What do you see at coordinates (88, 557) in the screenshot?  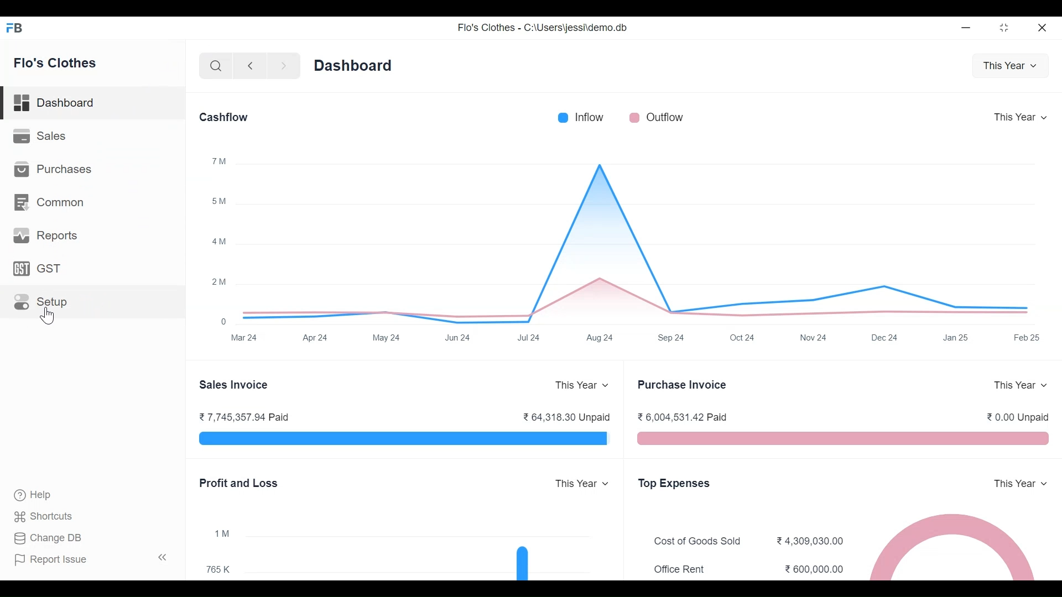 I see `Report Issue` at bounding box center [88, 557].